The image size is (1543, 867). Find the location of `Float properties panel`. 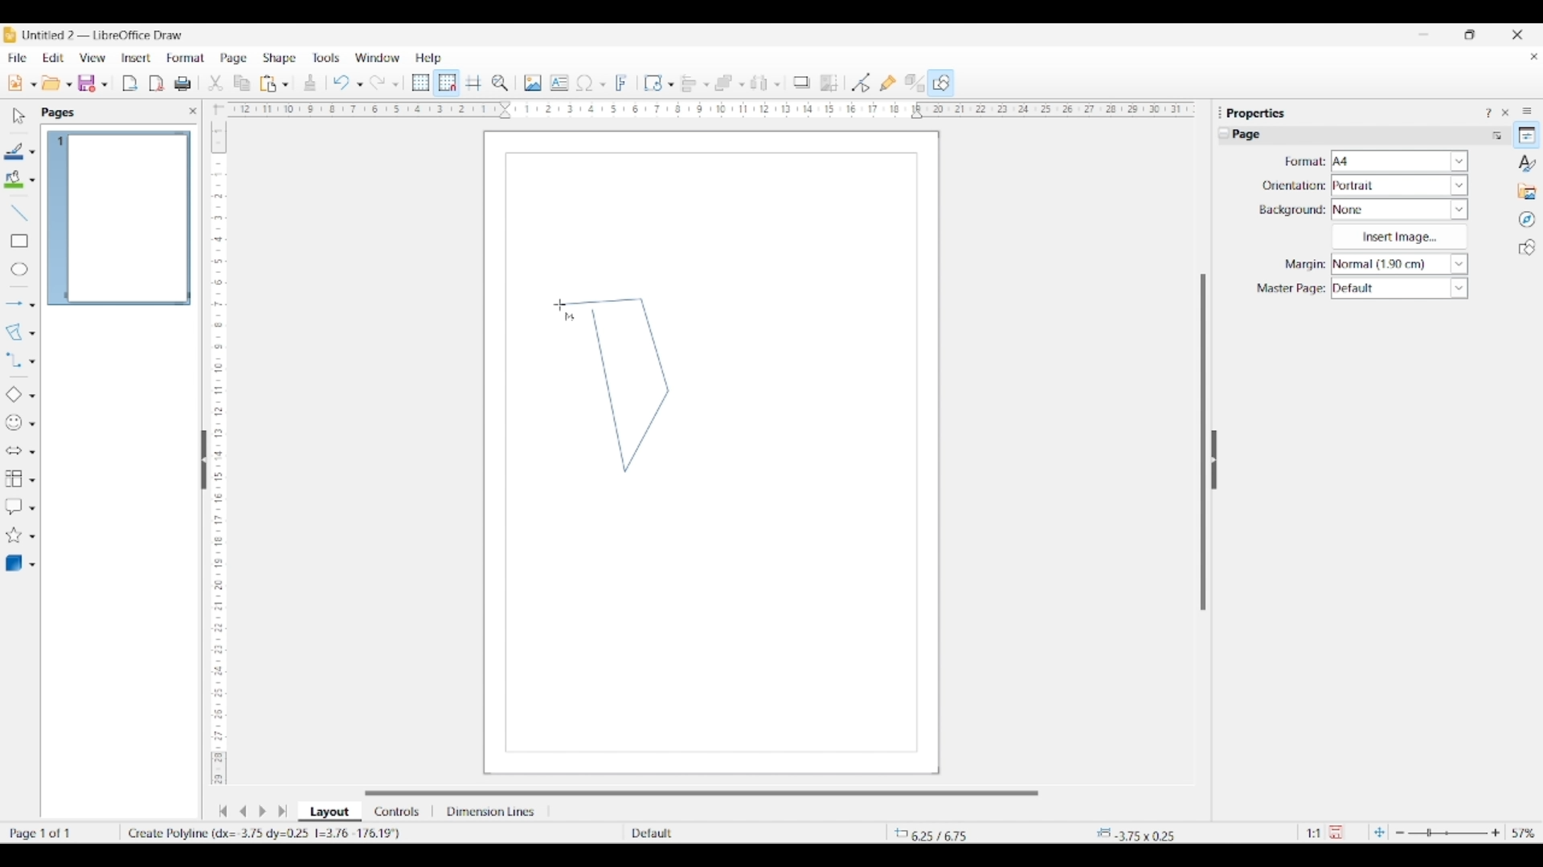

Float properties panel is located at coordinates (1220, 112).